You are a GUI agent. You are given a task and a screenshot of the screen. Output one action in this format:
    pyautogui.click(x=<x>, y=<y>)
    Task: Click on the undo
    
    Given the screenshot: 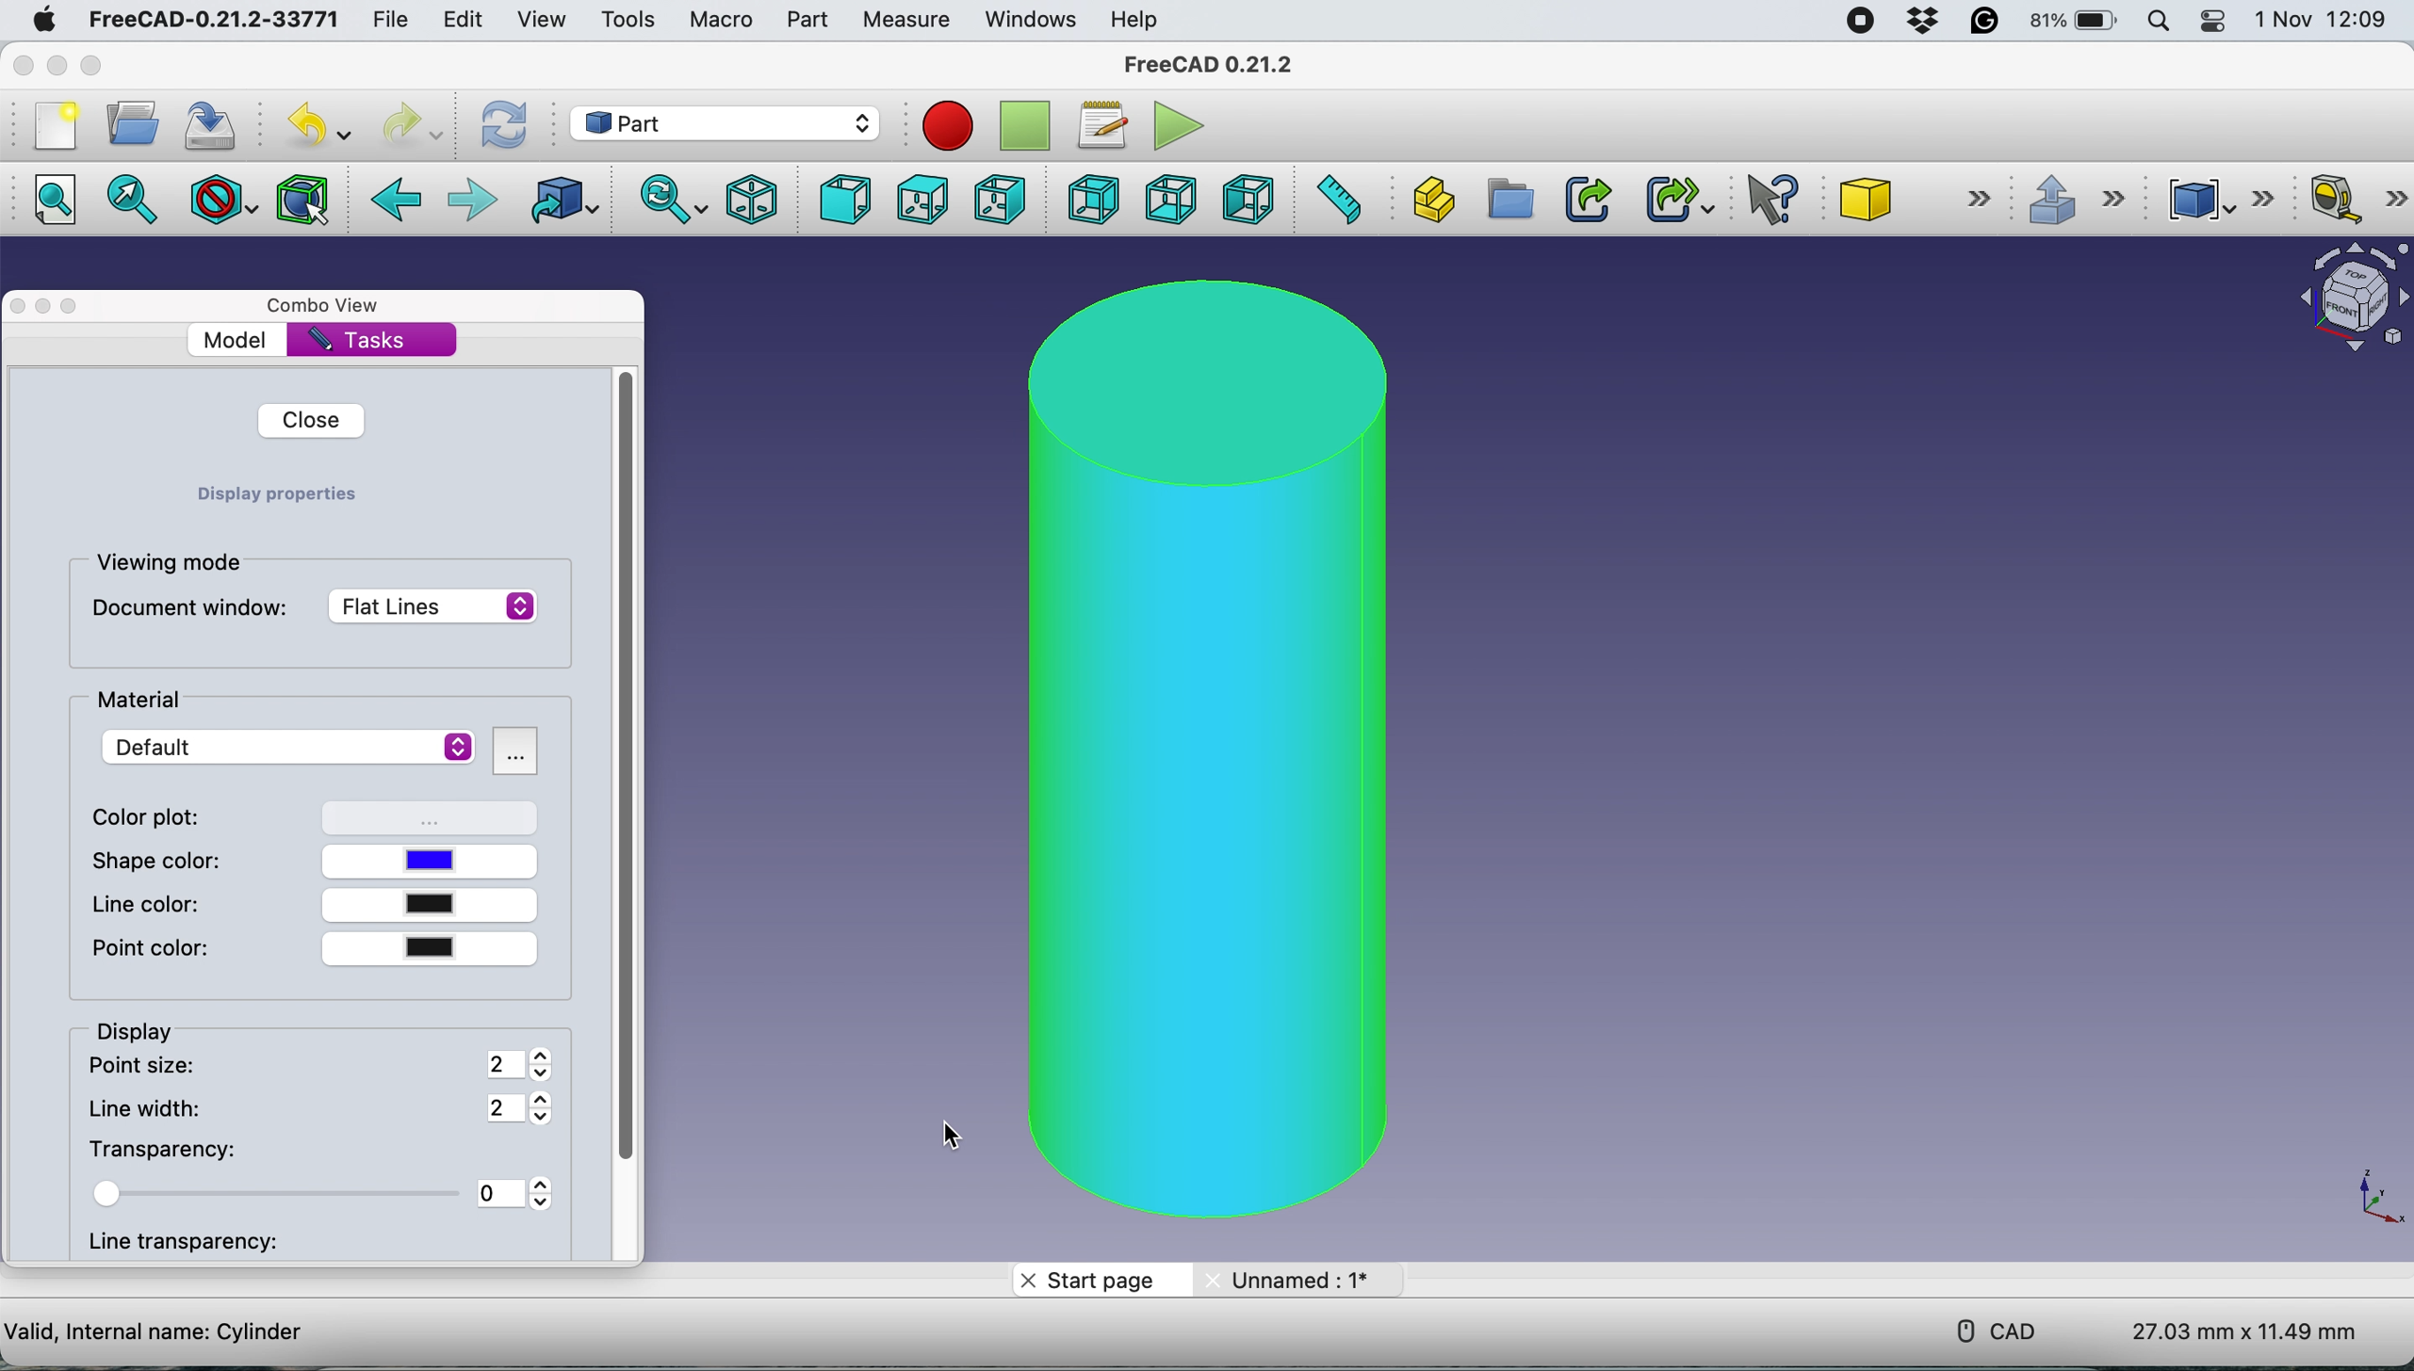 What is the action you would take?
    pyautogui.click(x=308, y=126)
    